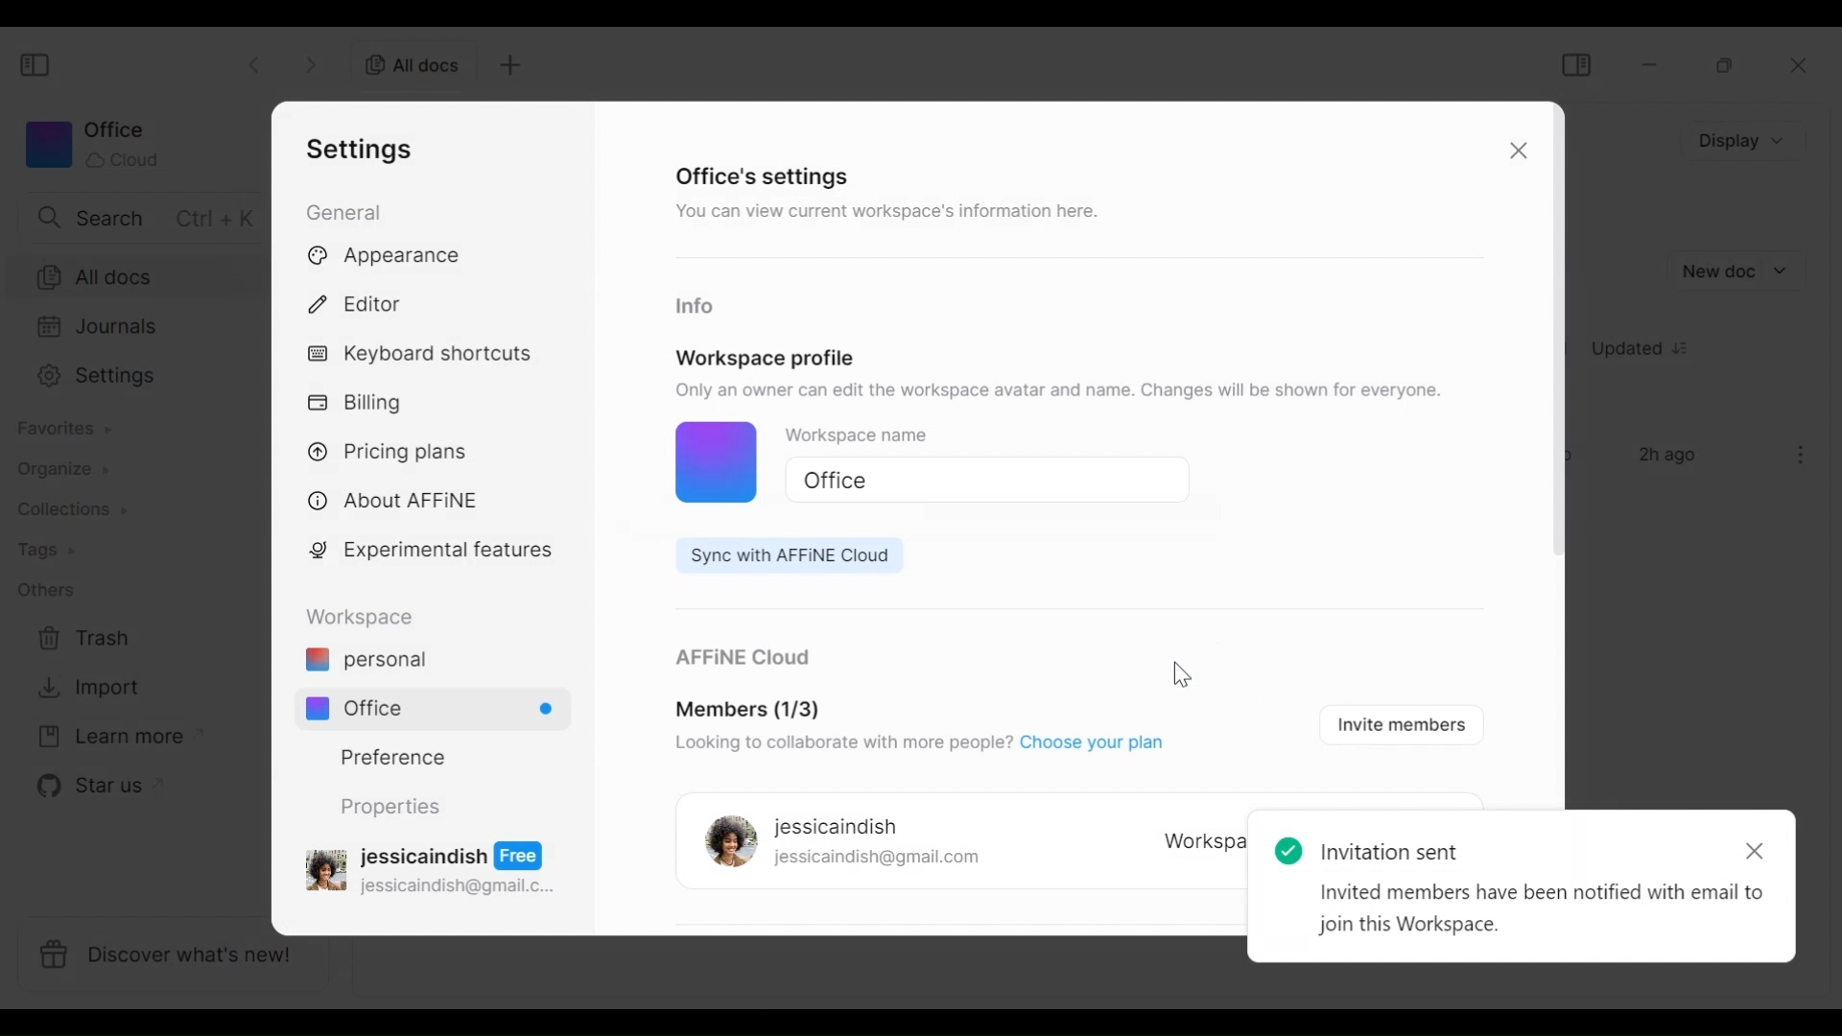  Describe the element at coordinates (1063, 390) in the screenshot. I see `Only an owner can edit the workspace avatar and name. Changes will be shown for everyone.` at that location.